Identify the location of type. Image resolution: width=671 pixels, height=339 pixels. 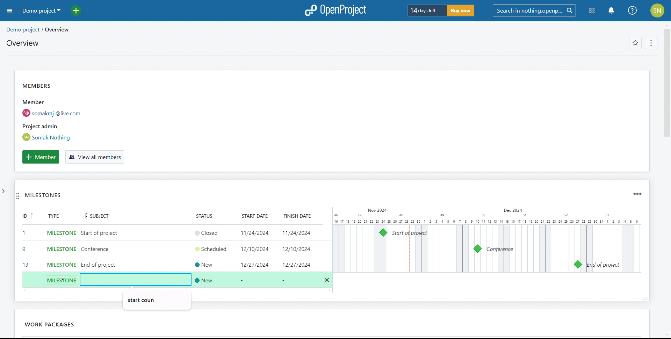
(58, 217).